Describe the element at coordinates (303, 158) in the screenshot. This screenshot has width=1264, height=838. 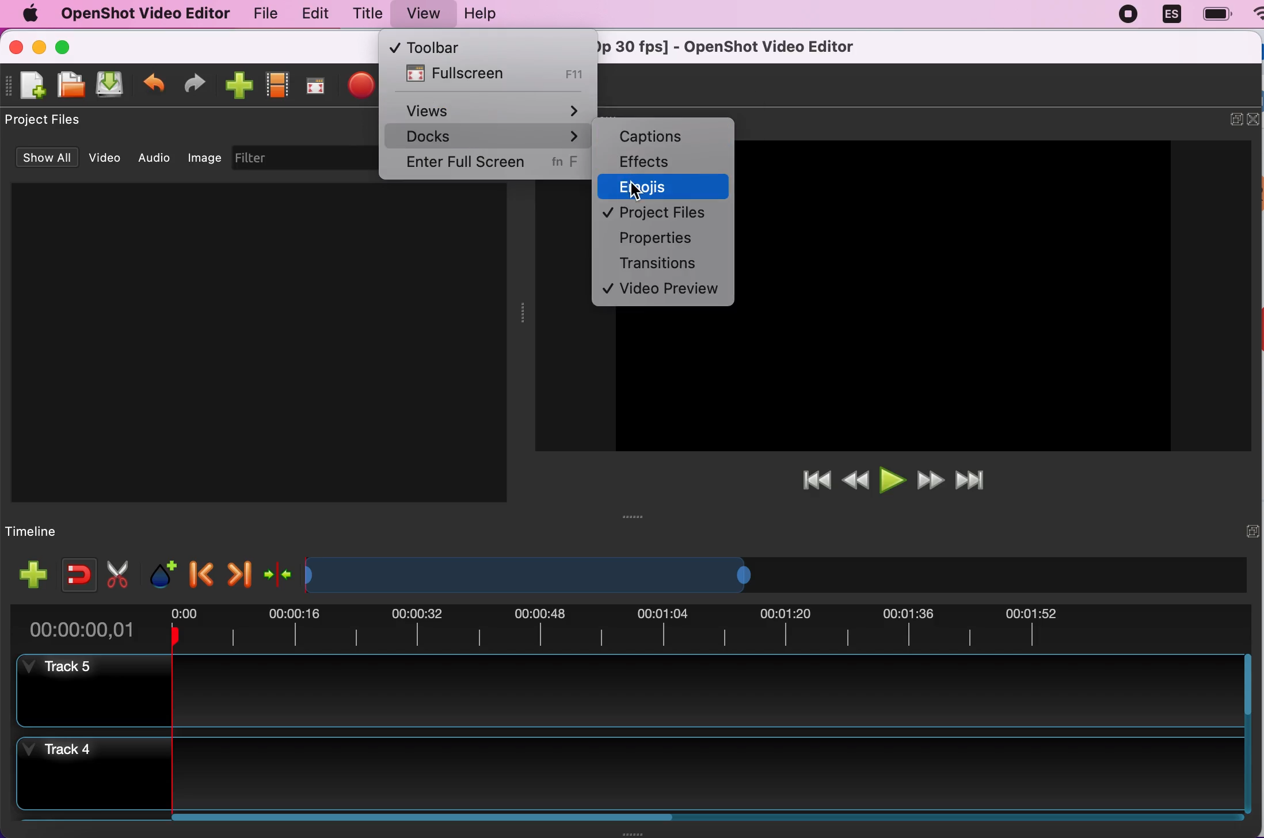
I see `filter` at that location.